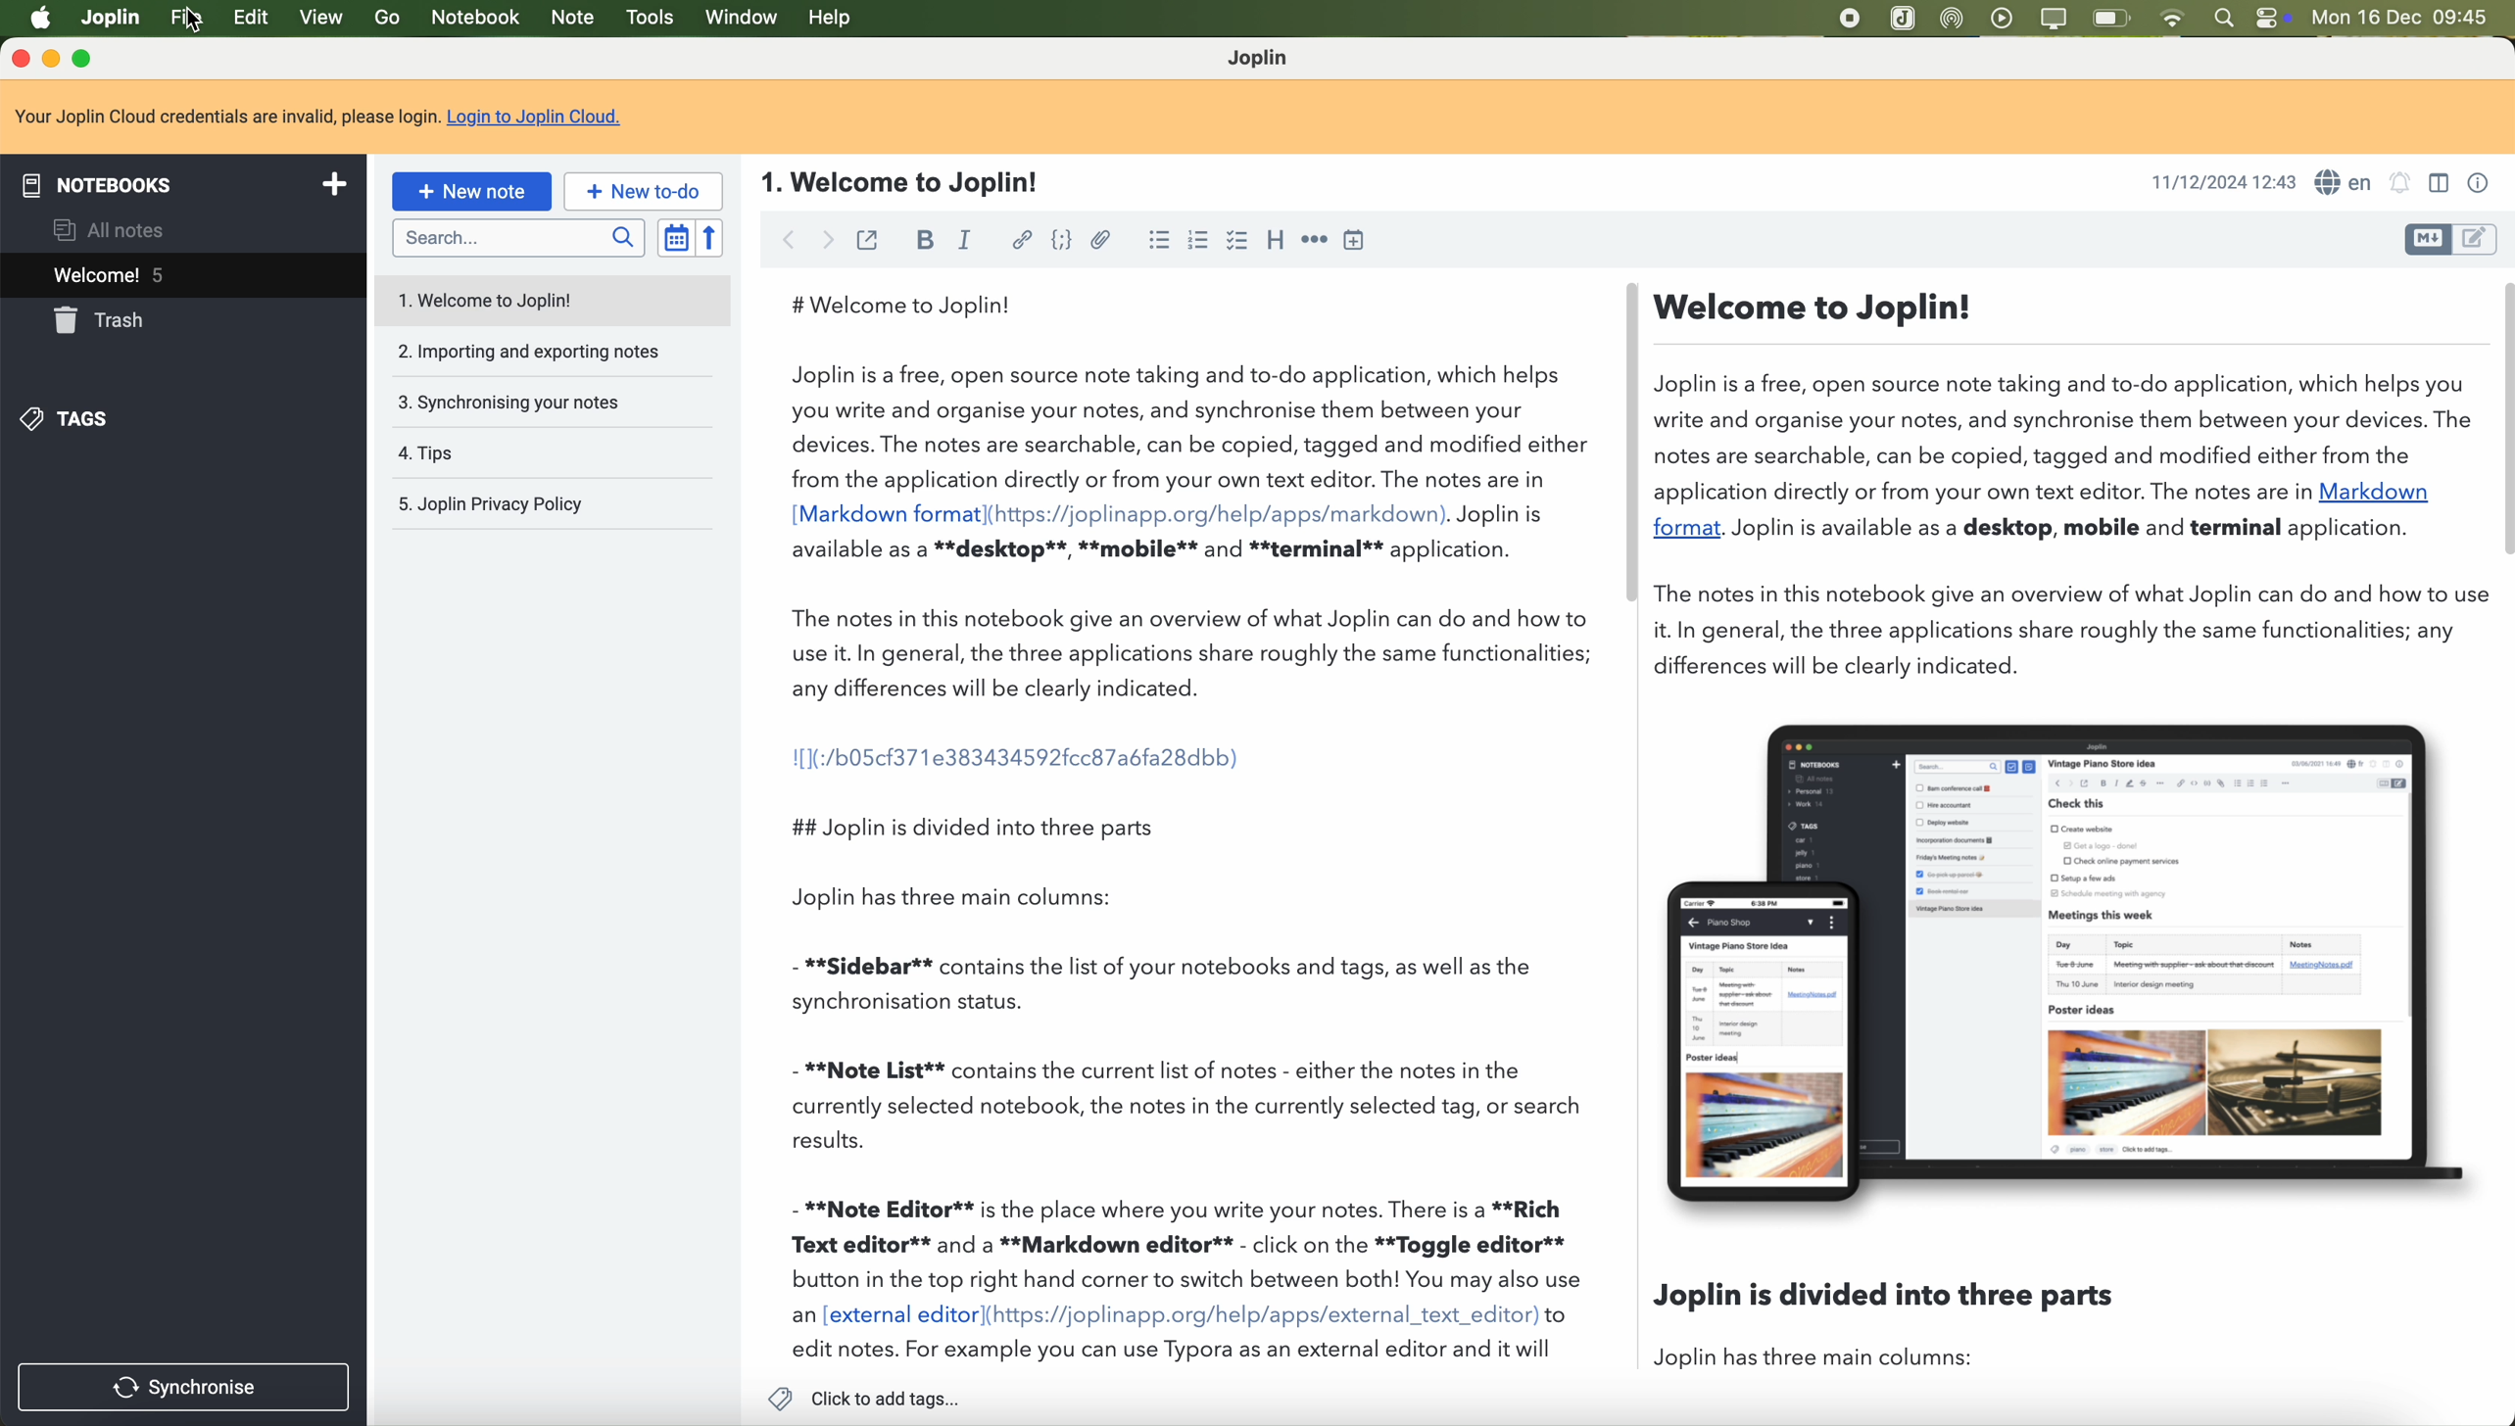 Image resolution: width=2515 pixels, height=1426 pixels. I want to click on Login to Joplin Cloud., so click(537, 119).